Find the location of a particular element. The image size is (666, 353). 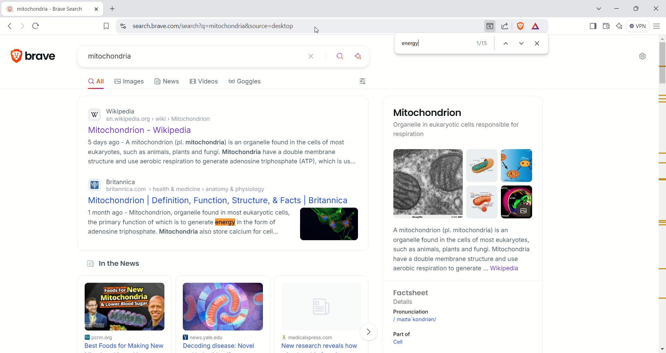

Images is located at coordinates (128, 81).